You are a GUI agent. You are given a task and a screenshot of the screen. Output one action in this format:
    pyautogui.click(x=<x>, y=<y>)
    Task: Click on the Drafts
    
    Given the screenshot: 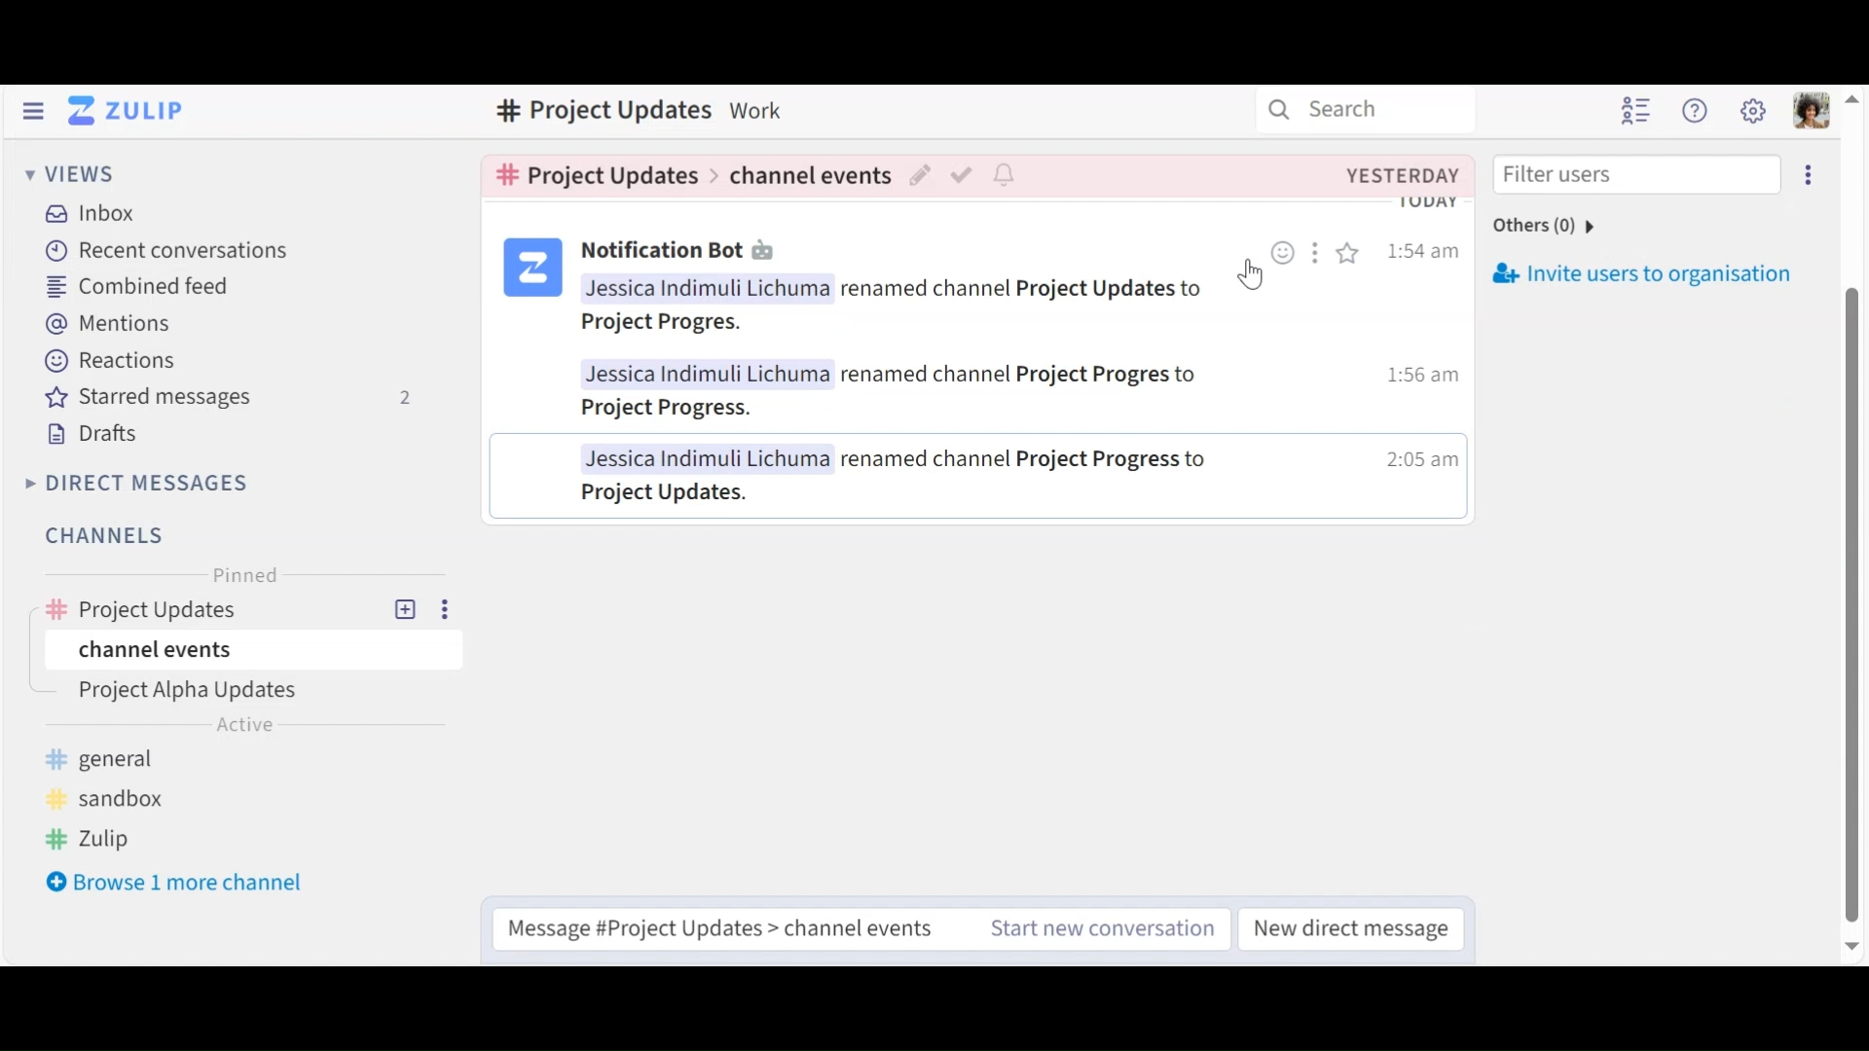 What is the action you would take?
    pyautogui.click(x=96, y=435)
    